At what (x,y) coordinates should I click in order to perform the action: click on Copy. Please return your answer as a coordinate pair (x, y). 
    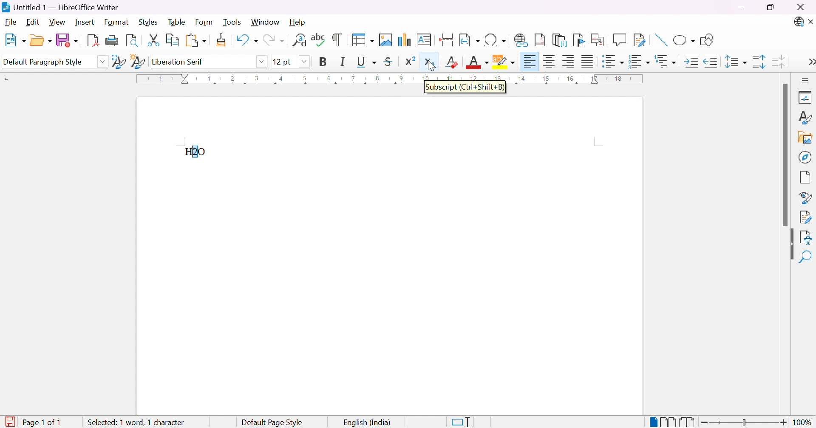
    Looking at the image, I should click on (173, 40).